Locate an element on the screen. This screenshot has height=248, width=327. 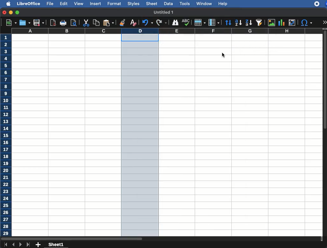
scroll is located at coordinates (325, 135).